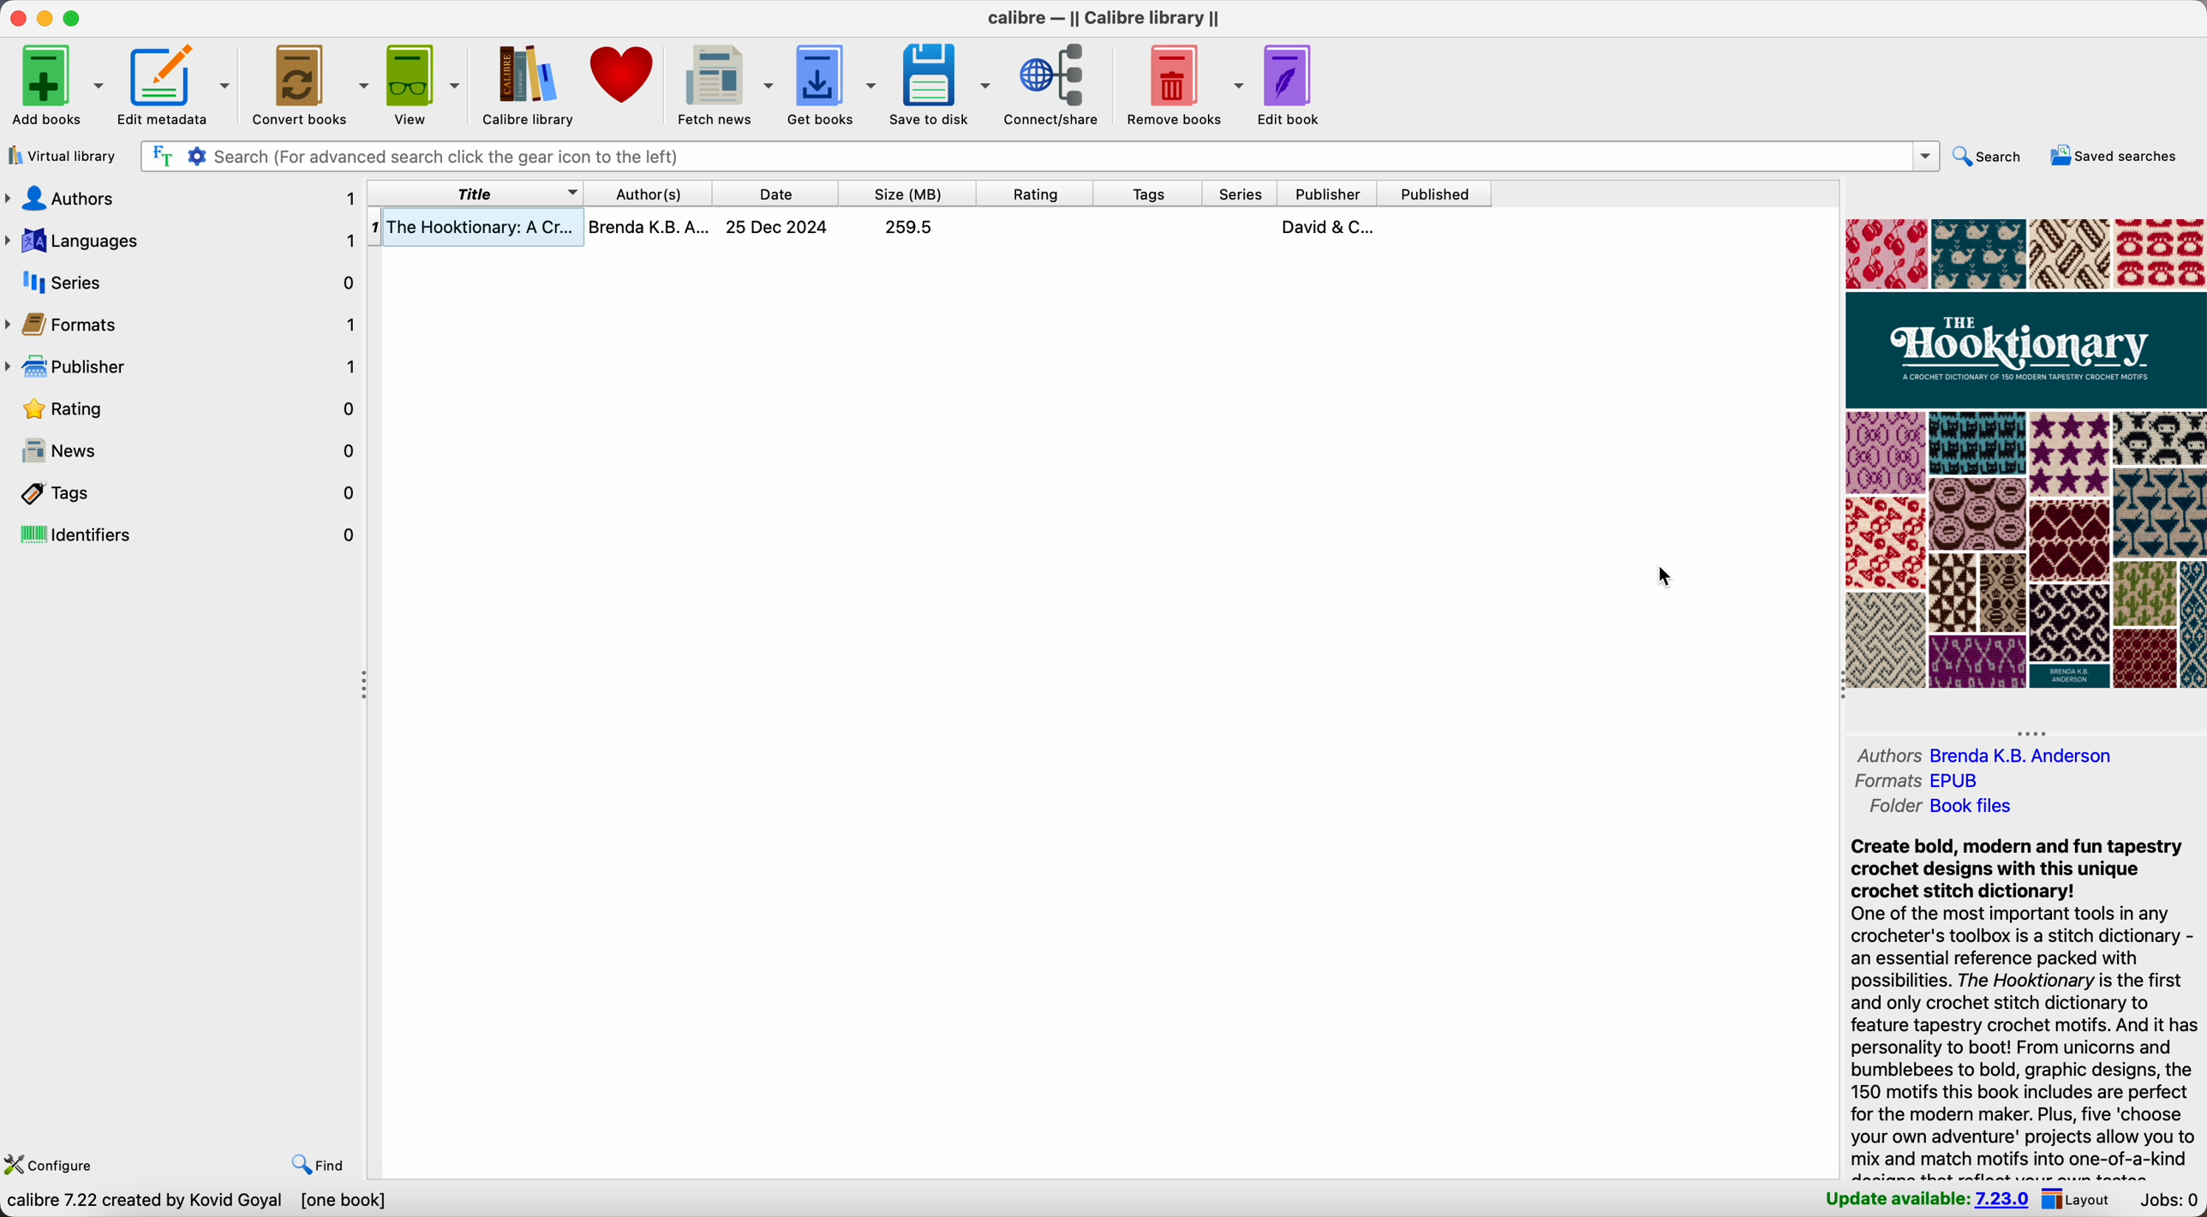 Image resolution: width=2207 pixels, height=1217 pixels. What do you see at coordinates (1038, 157) in the screenshot?
I see `search bar` at bounding box center [1038, 157].